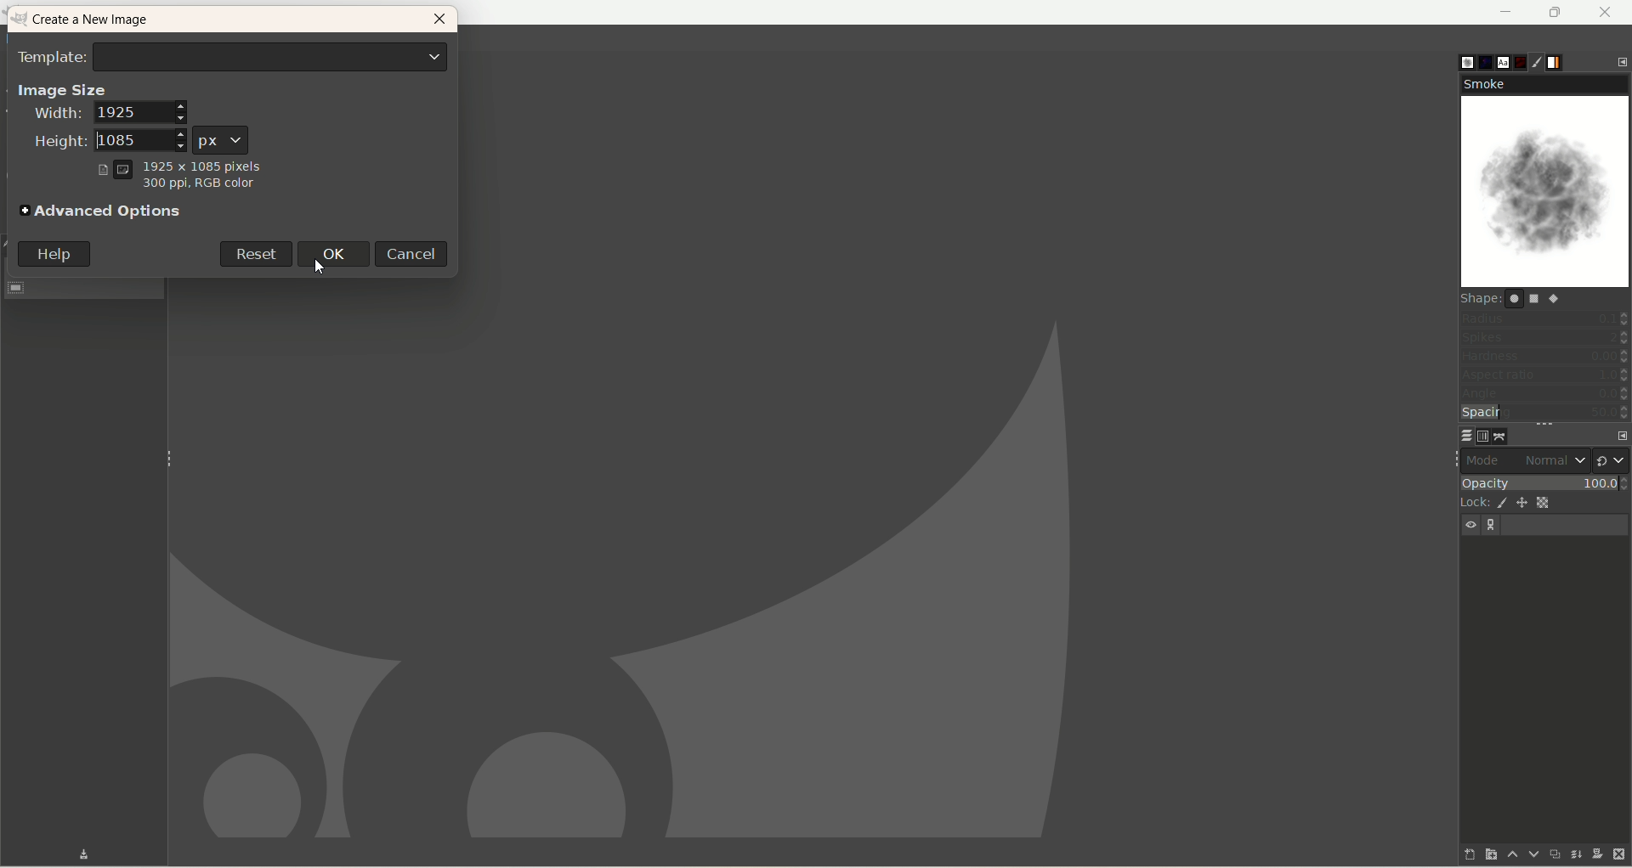 This screenshot has height=868, width=1632. Describe the element at coordinates (234, 55) in the screenshot. I see `template` at that location.